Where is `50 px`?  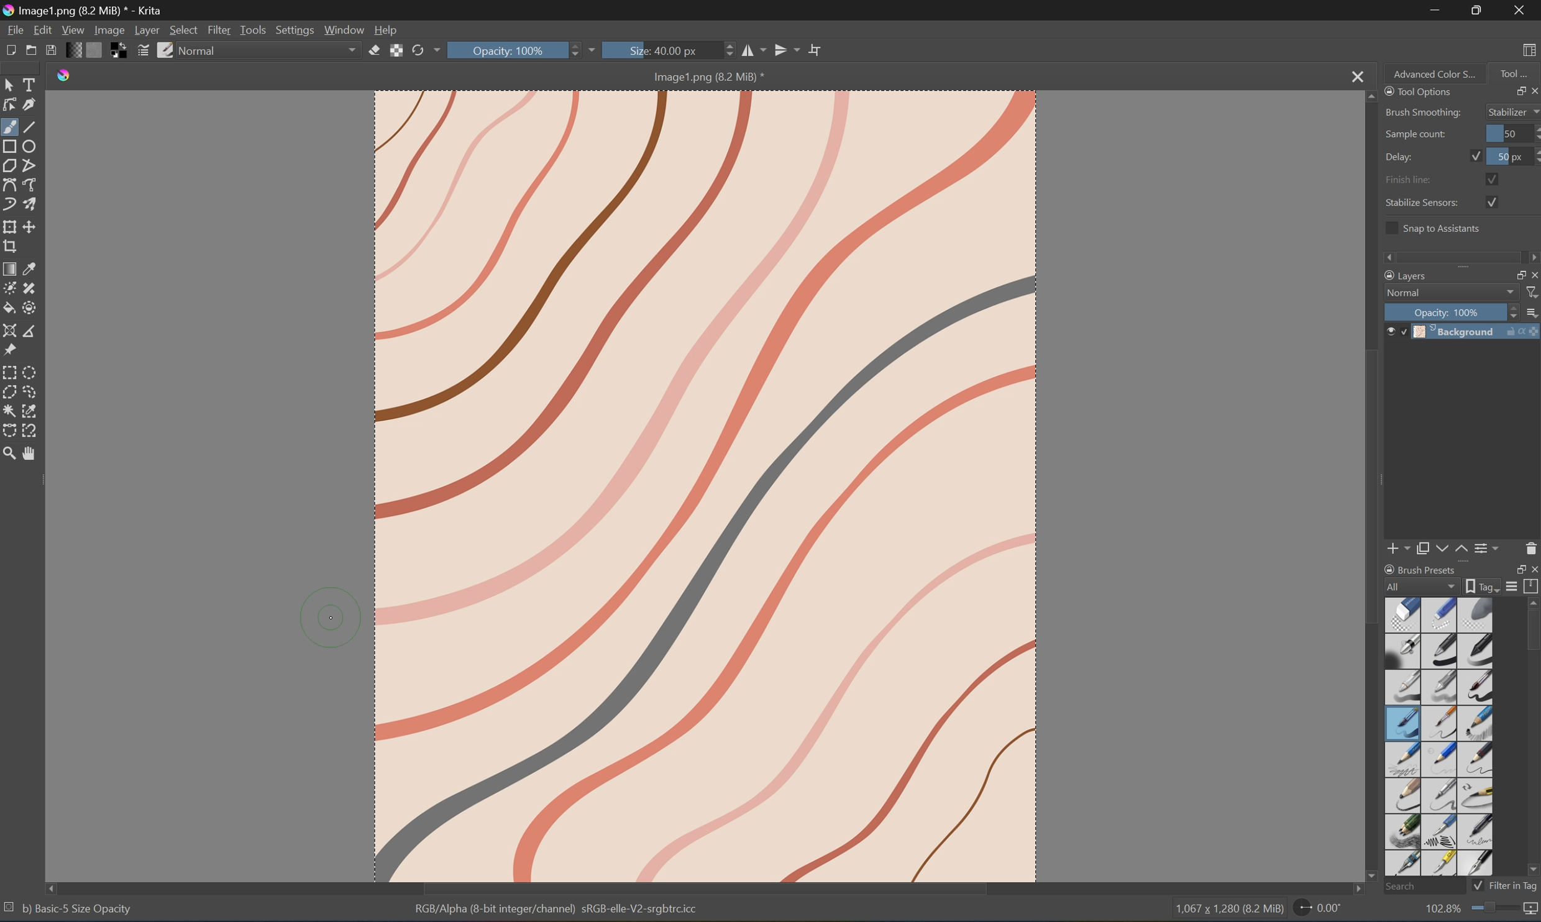
50 px is located at coordinates (1511, 155).